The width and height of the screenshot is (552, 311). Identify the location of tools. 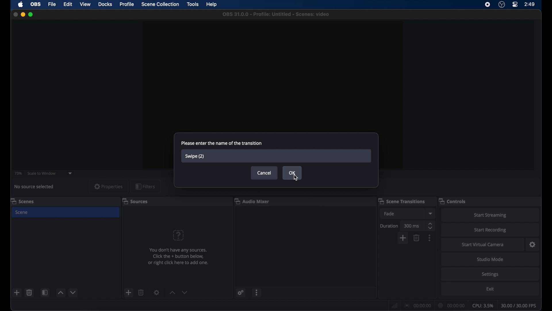
(193, 4).